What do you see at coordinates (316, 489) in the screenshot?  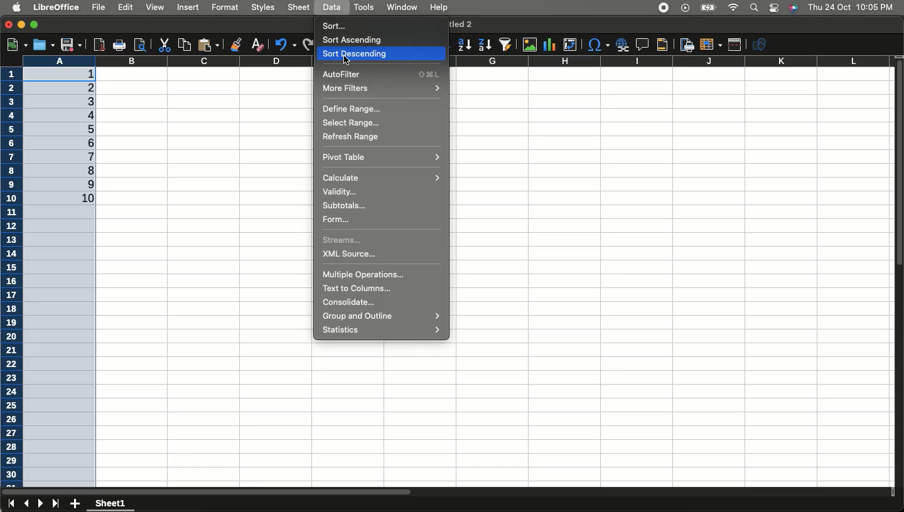 I see `Horizontal Scroll bar` at bounding box center [316, 489].